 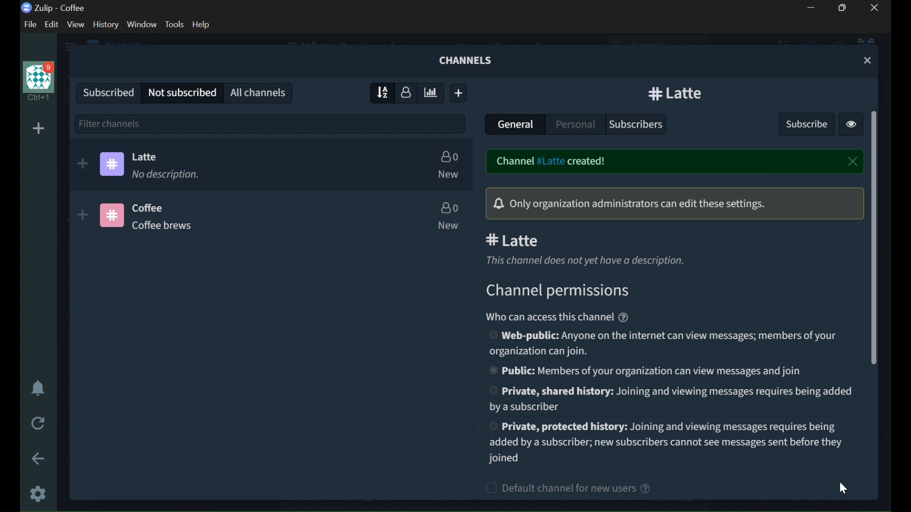 What do you see at coordinates (648, 372) in the screenshot?
I see `PUBLIC: Members of your organisation can view messages and join` at bounding box center [648, 372].